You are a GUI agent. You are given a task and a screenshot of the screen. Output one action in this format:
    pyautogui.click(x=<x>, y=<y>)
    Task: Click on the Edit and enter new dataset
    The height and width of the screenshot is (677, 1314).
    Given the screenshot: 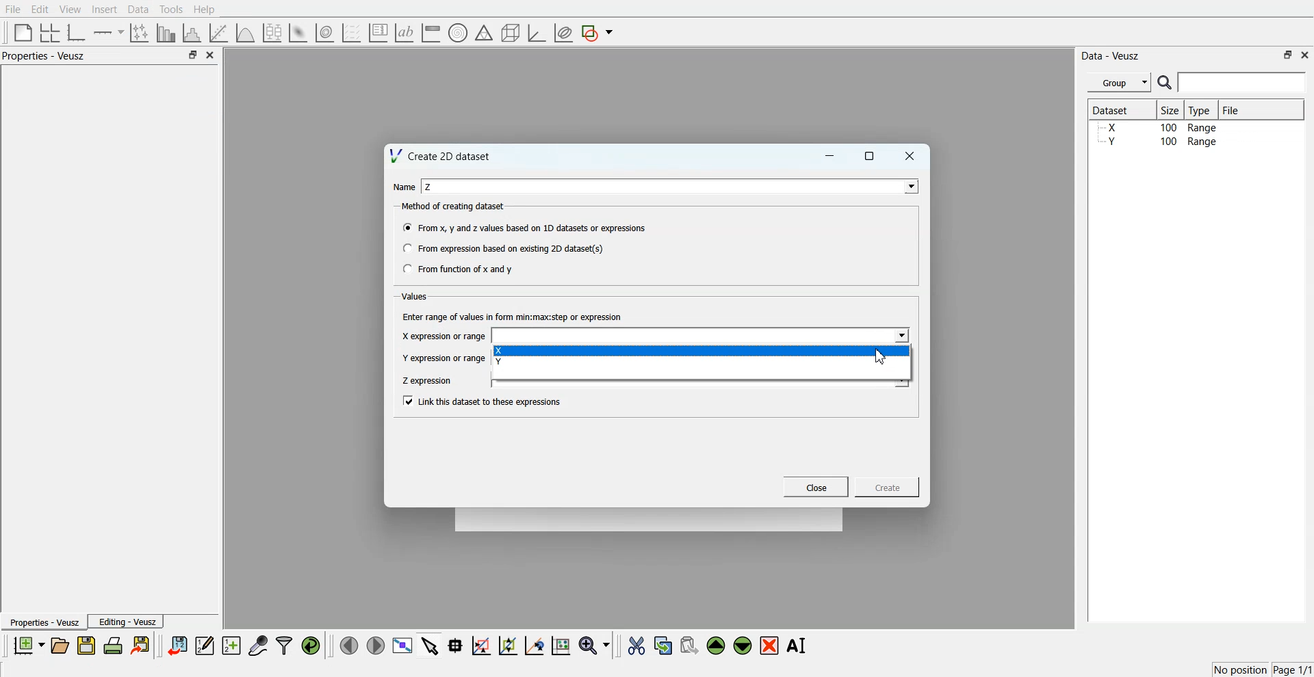 What is the action you would take?
    pyautogui.click(x=204, y=645)
    